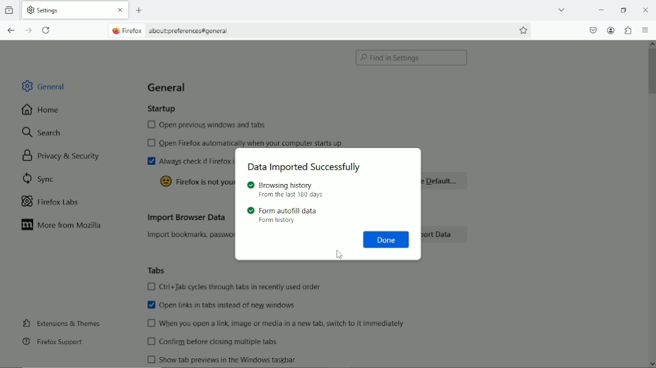 The image size is (656, 368). What do you see at coordinates (9, 10) in the screenshot?
I see `View recent browsing` at bounding box center [9, 10].